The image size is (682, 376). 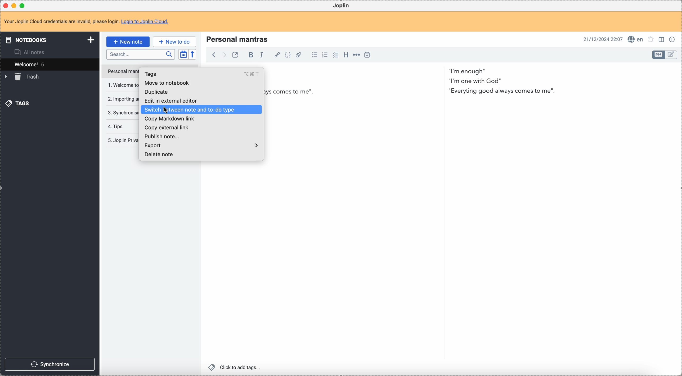 What do you see at coordinates (201, 74) in the screenshot?
I see `tags` at bounding box center [201, 74].